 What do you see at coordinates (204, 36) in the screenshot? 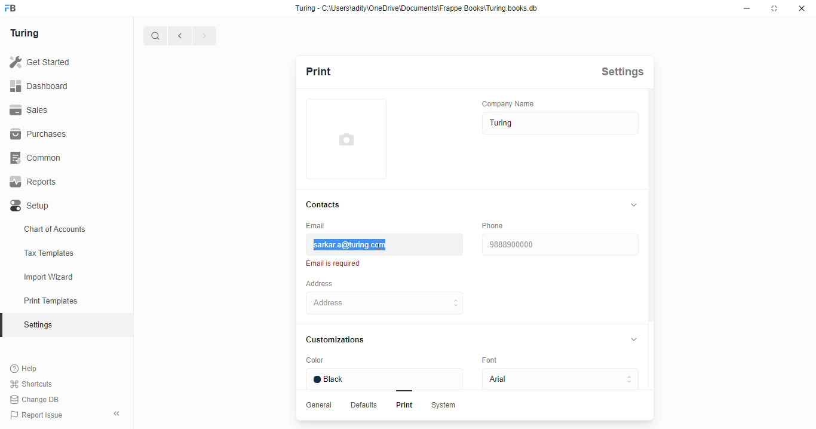
I see `forward` at bounding box center [204, 36].